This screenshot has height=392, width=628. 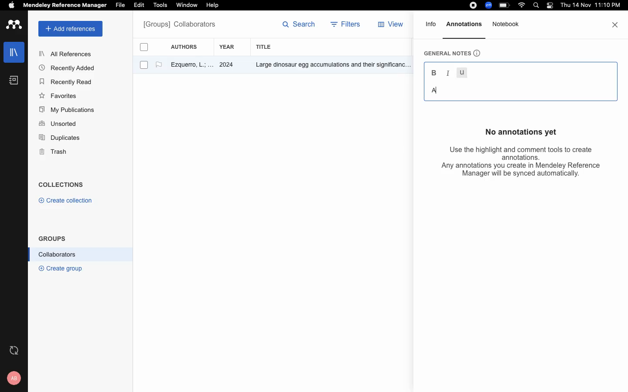 I want to click on COLLECTIONS, so click(x=61, y=186).